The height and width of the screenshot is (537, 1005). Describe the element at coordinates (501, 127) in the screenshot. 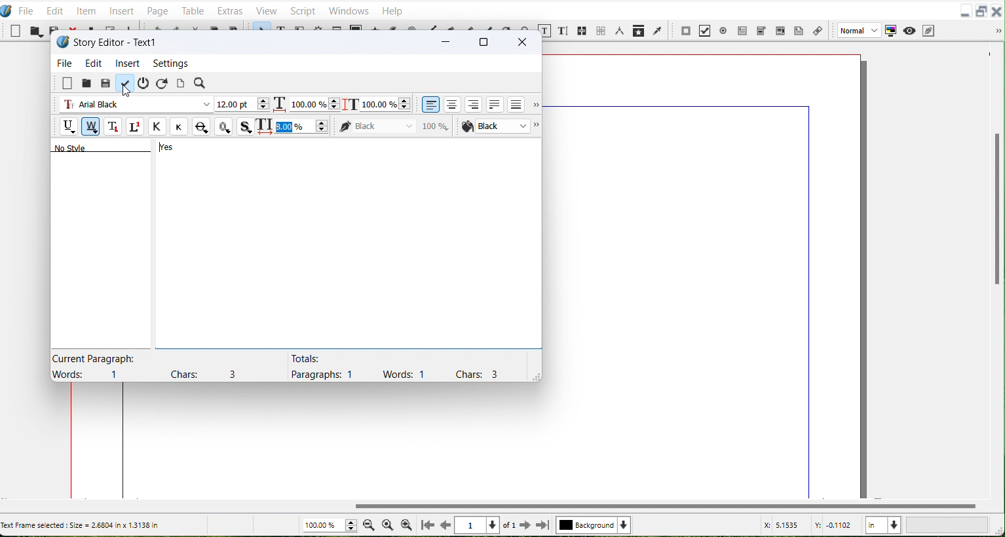

I see `Font color` at that location.